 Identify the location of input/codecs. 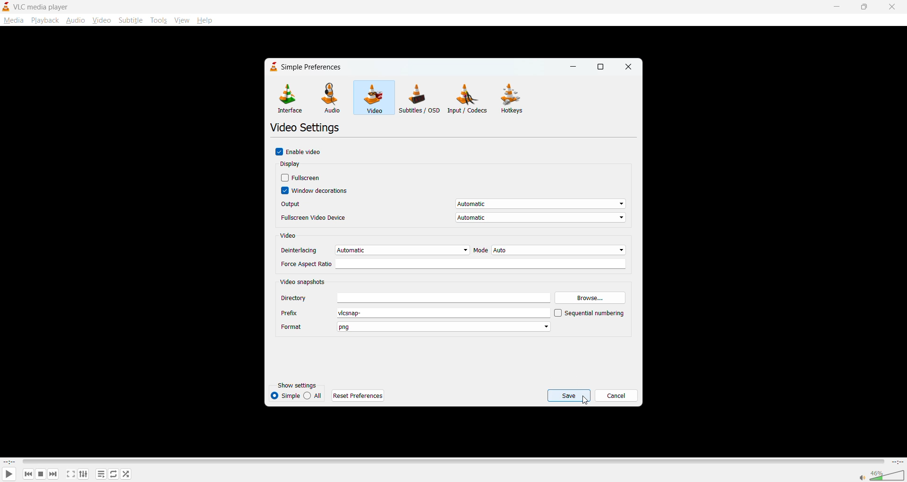
(470, 100).